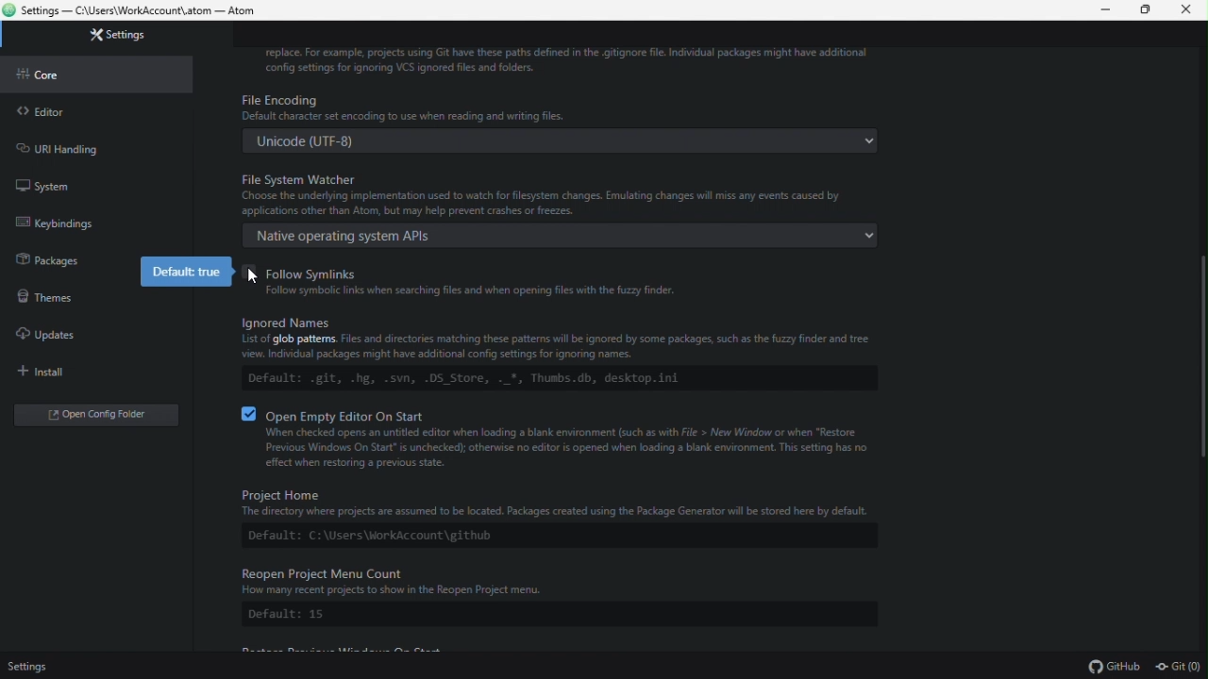 This screenshot has height=679, width=1208. What do you see at coordinates (35, 666) in the screenshot?
I see `Settings` at bounding box center [35, 666].